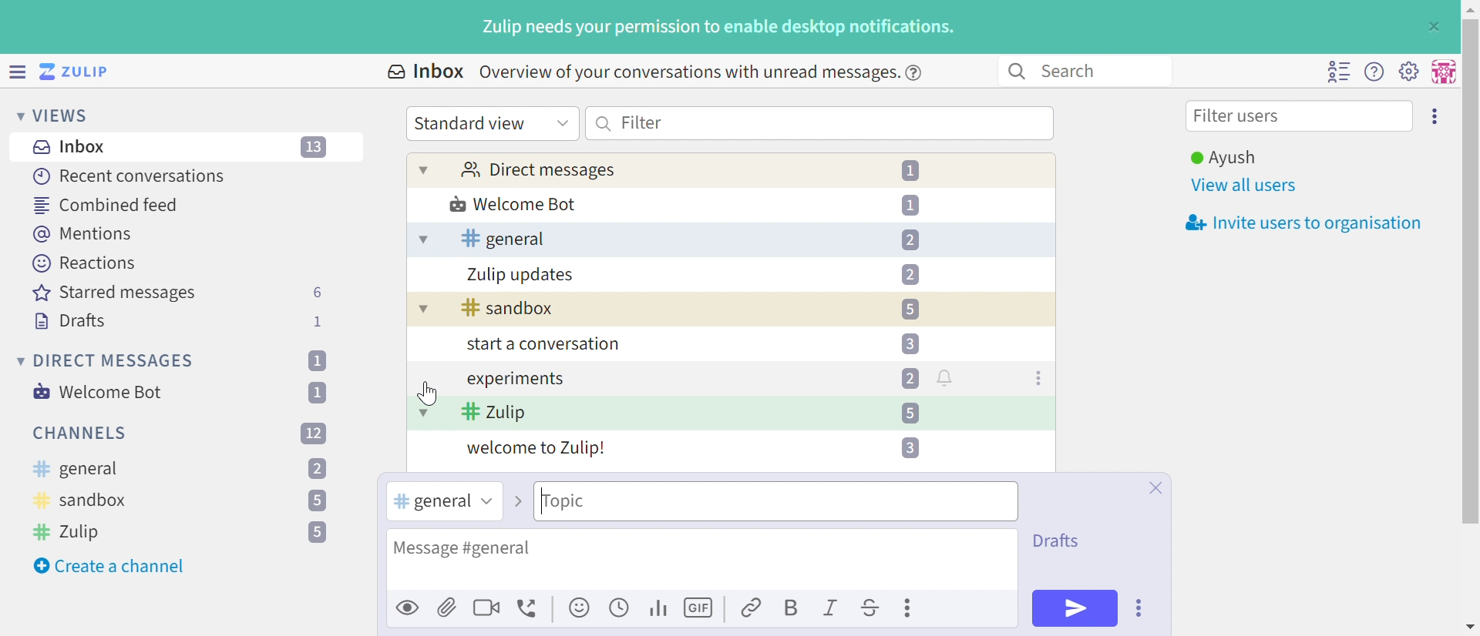 The height and width of the screenshot is (636, 1480). What do you see at coordinates (1408, 70) in the screenshot?
I see `Main menu` at bounding box center [1408, 70].